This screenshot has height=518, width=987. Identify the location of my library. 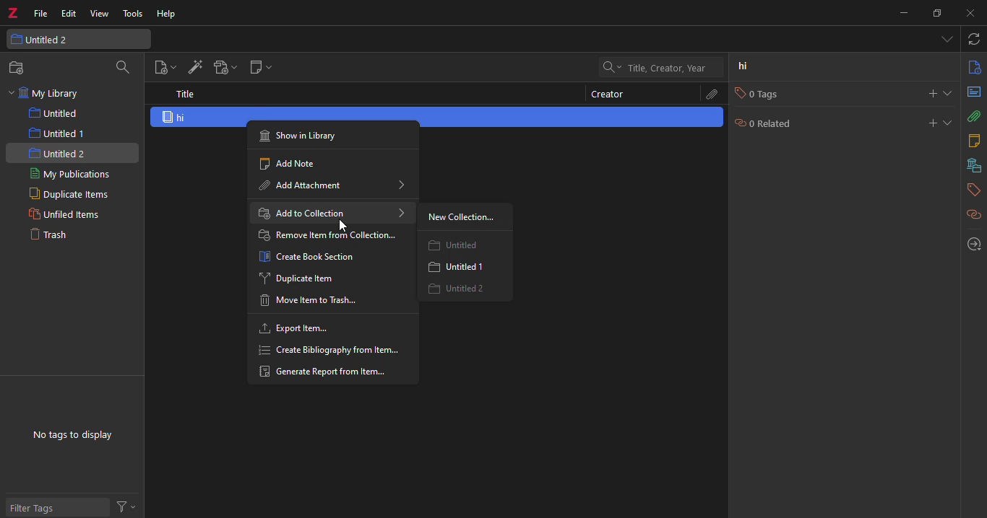
(53, 94).